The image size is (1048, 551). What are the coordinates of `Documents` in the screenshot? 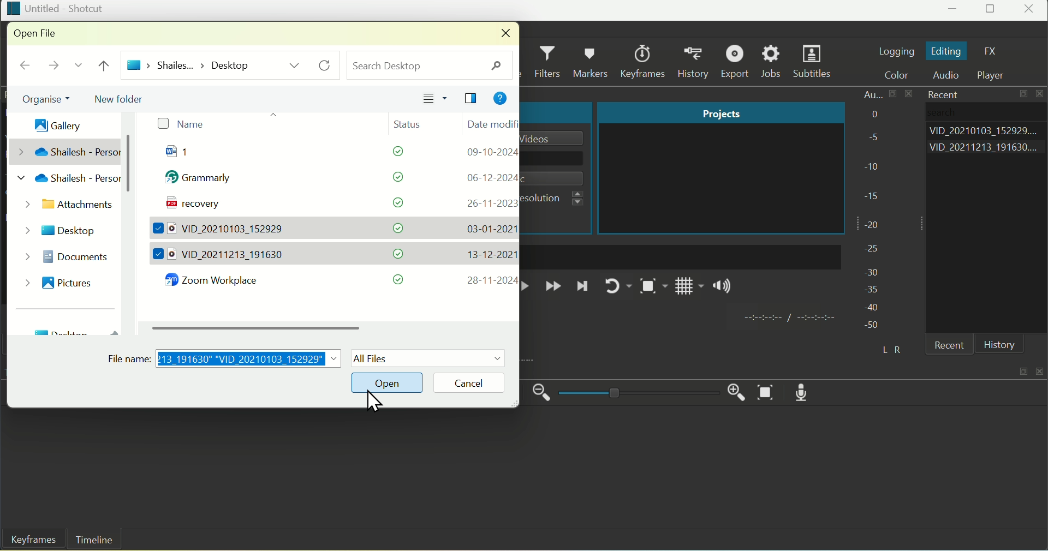 It's located at (63, 256).